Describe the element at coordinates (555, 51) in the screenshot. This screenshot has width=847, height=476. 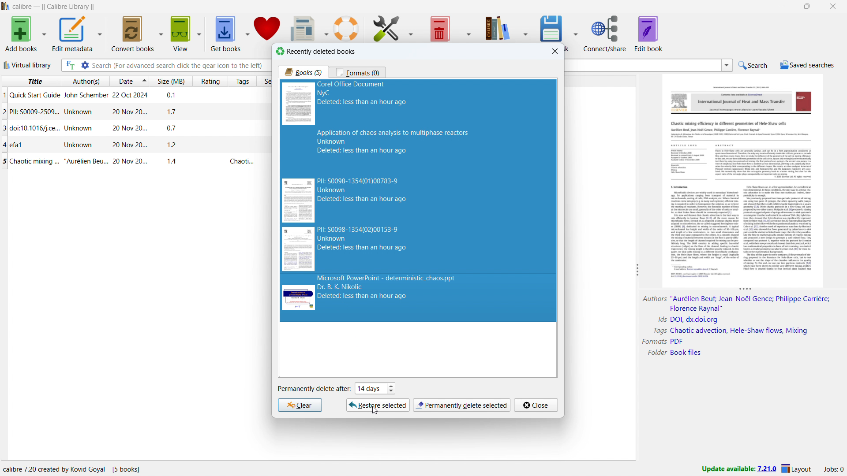
I see `close` at that location.